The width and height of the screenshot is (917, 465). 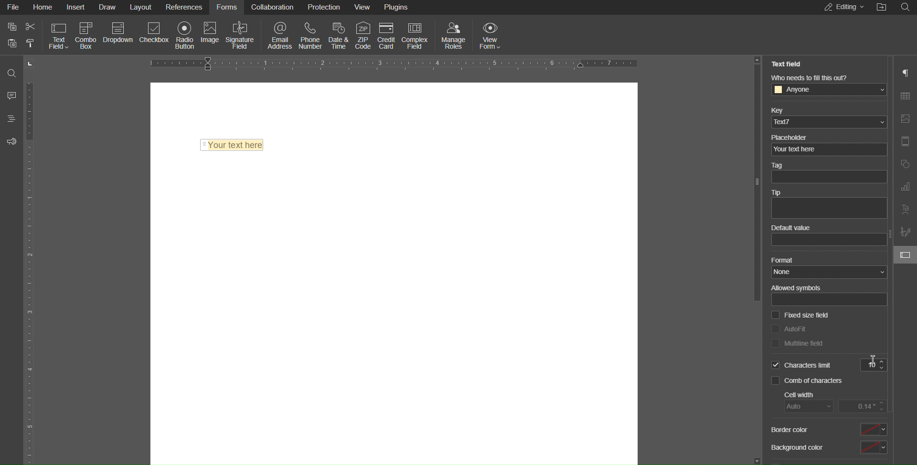 I want to click on Feedback and Support, so click(x=11, y=141).